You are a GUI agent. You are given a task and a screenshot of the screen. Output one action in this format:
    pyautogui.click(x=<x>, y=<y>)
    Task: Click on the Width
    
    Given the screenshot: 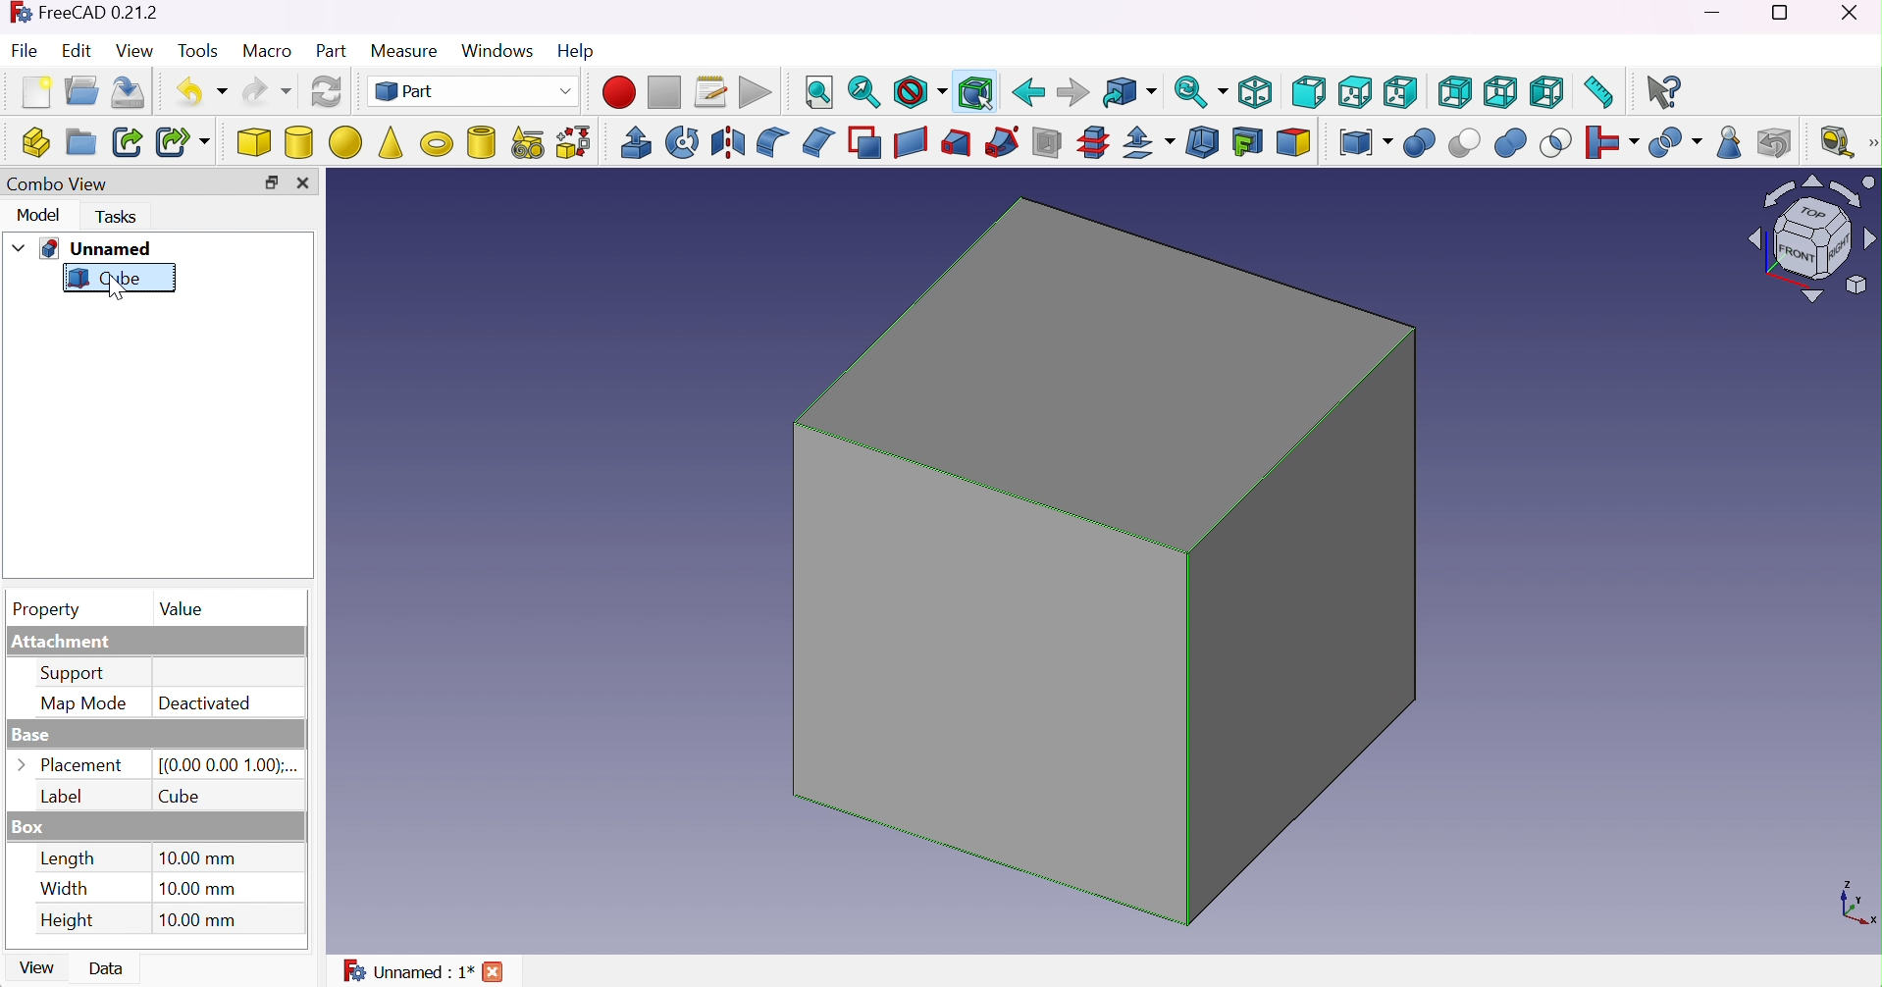 What is the action you would take?
    pyautogui.click(x=68, y=889)
    